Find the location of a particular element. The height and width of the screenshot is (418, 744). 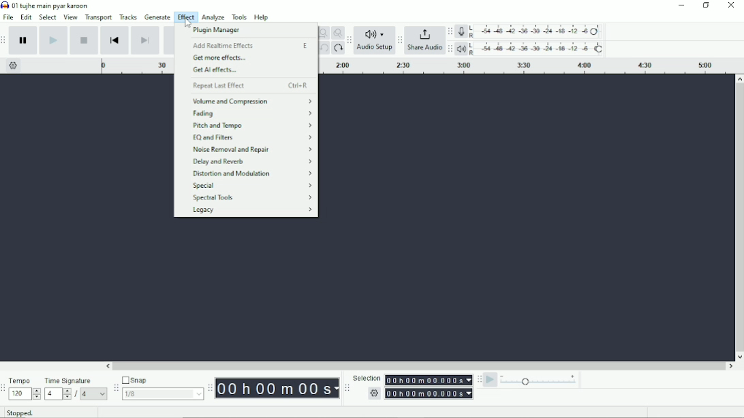

Edit is located at coordinates (27, 17).